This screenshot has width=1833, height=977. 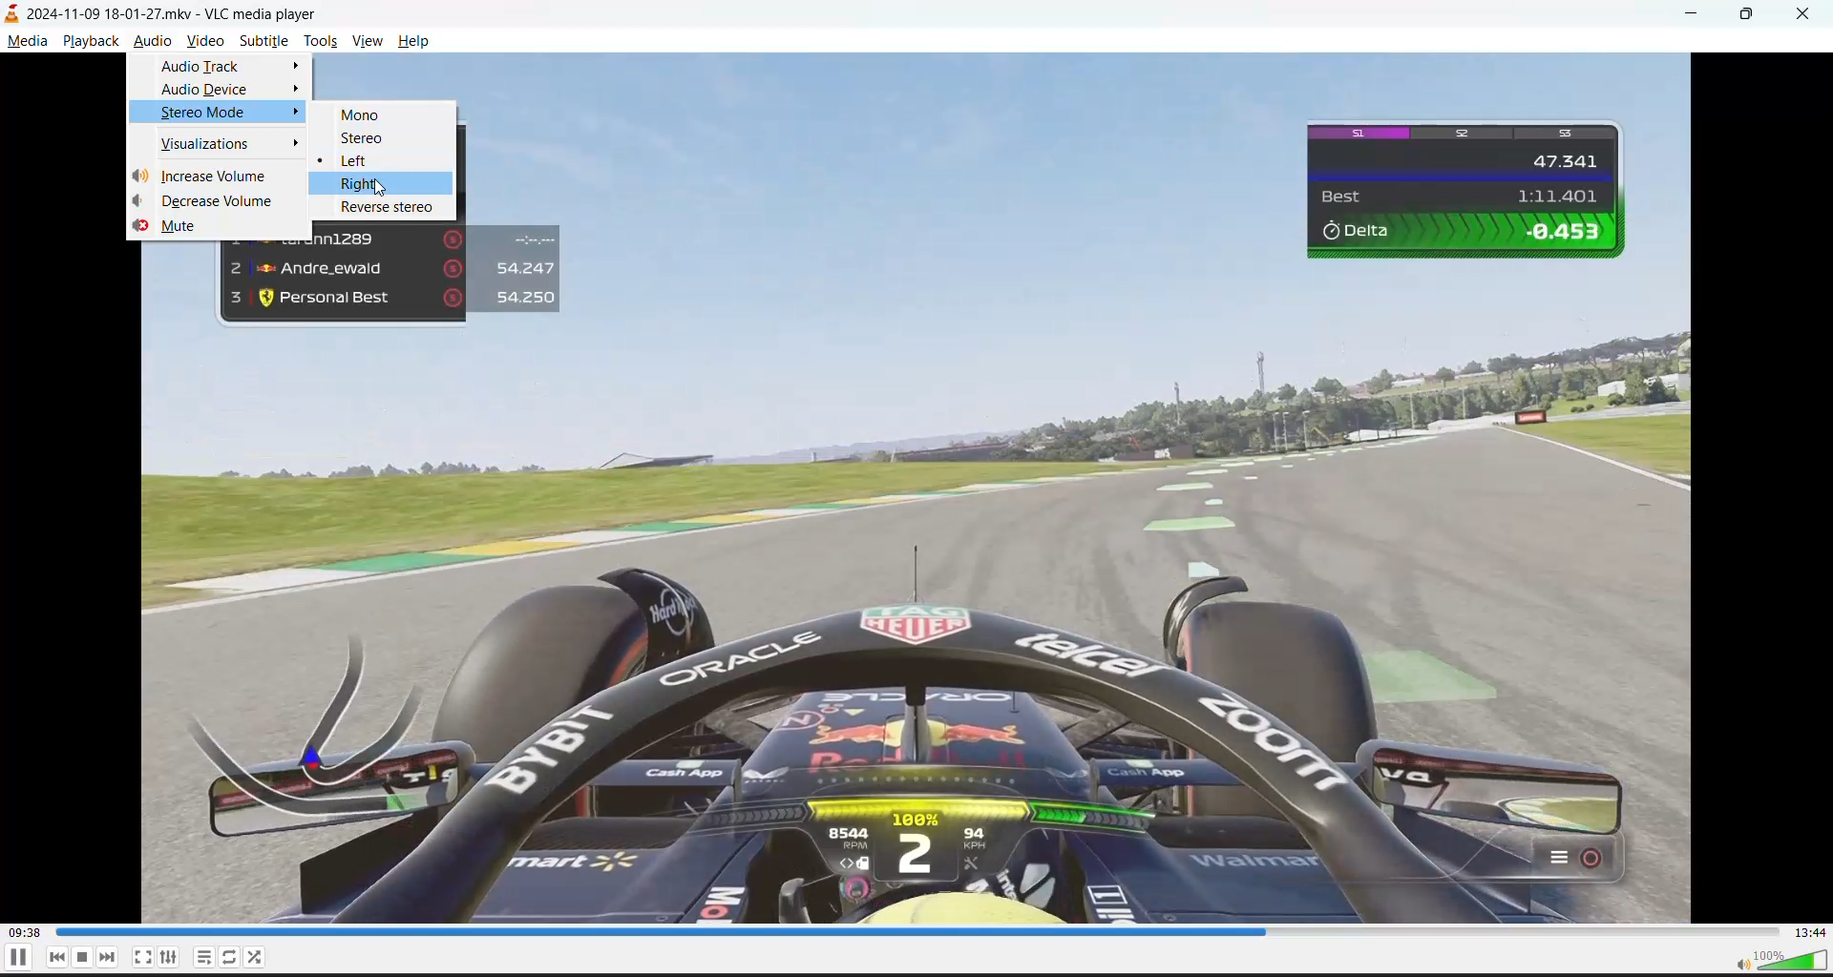 I want to click on pause, so click(x=81, y=959).